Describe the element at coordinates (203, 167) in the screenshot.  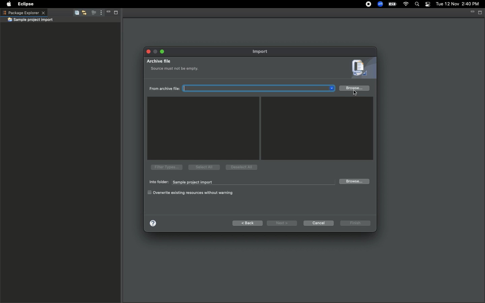
I see `Select all` at that location.